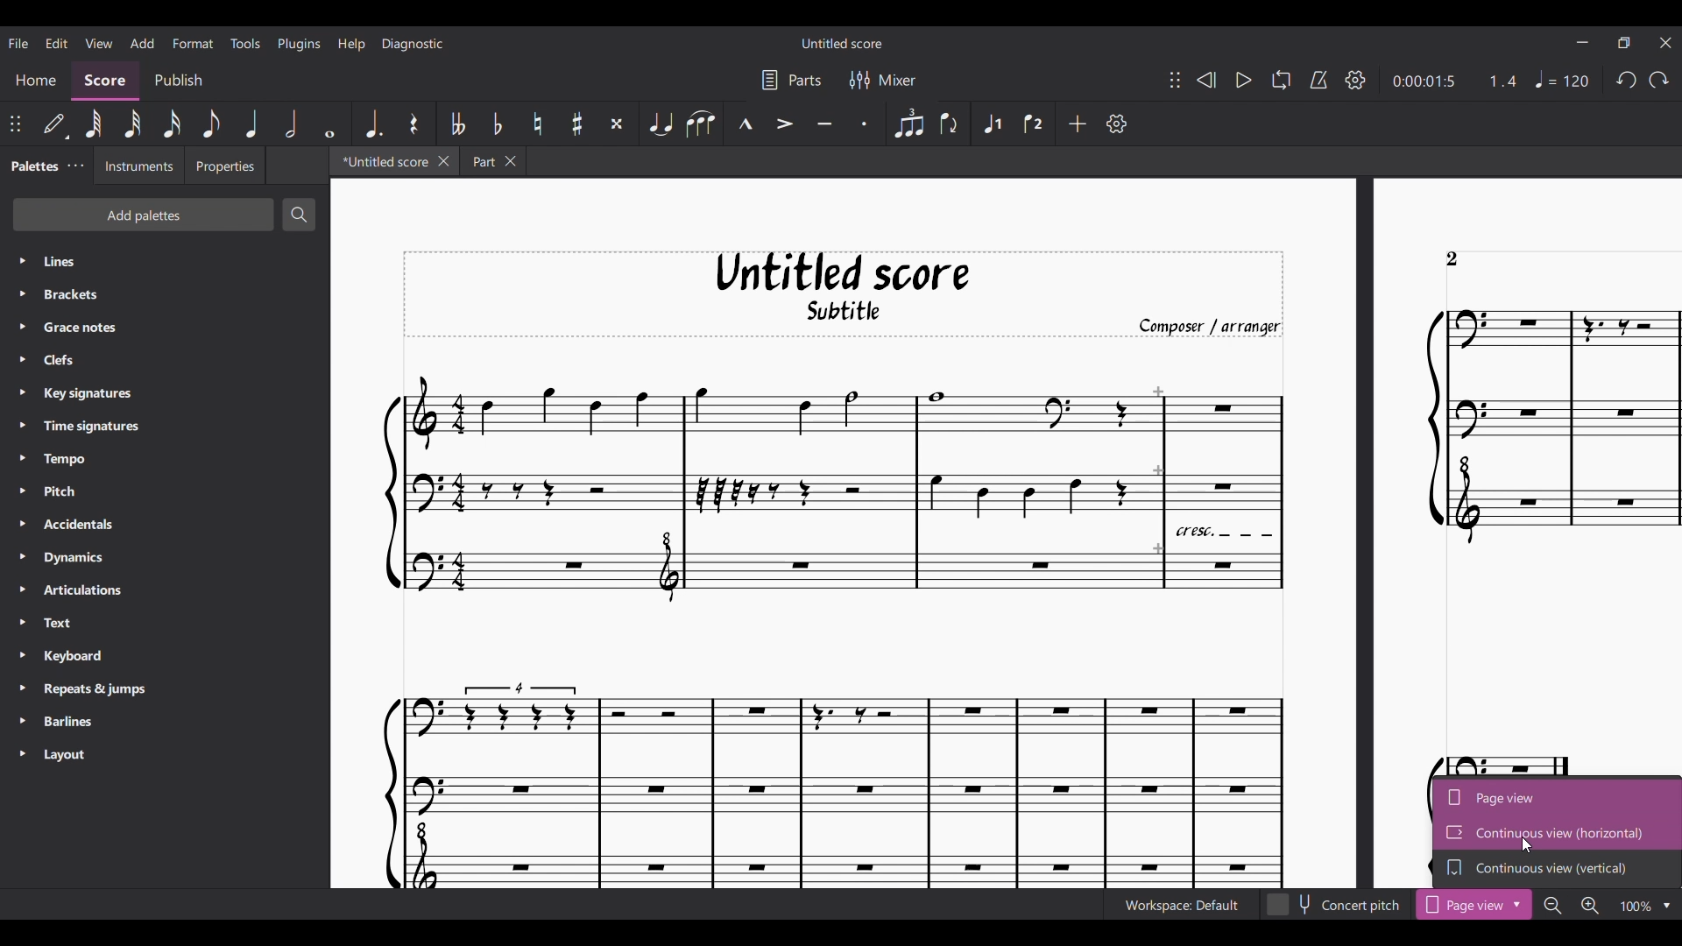  What do you see at coordinates (1627, 81) in the screenshot?
I see `Undo` at bounding box center [1627, 81].